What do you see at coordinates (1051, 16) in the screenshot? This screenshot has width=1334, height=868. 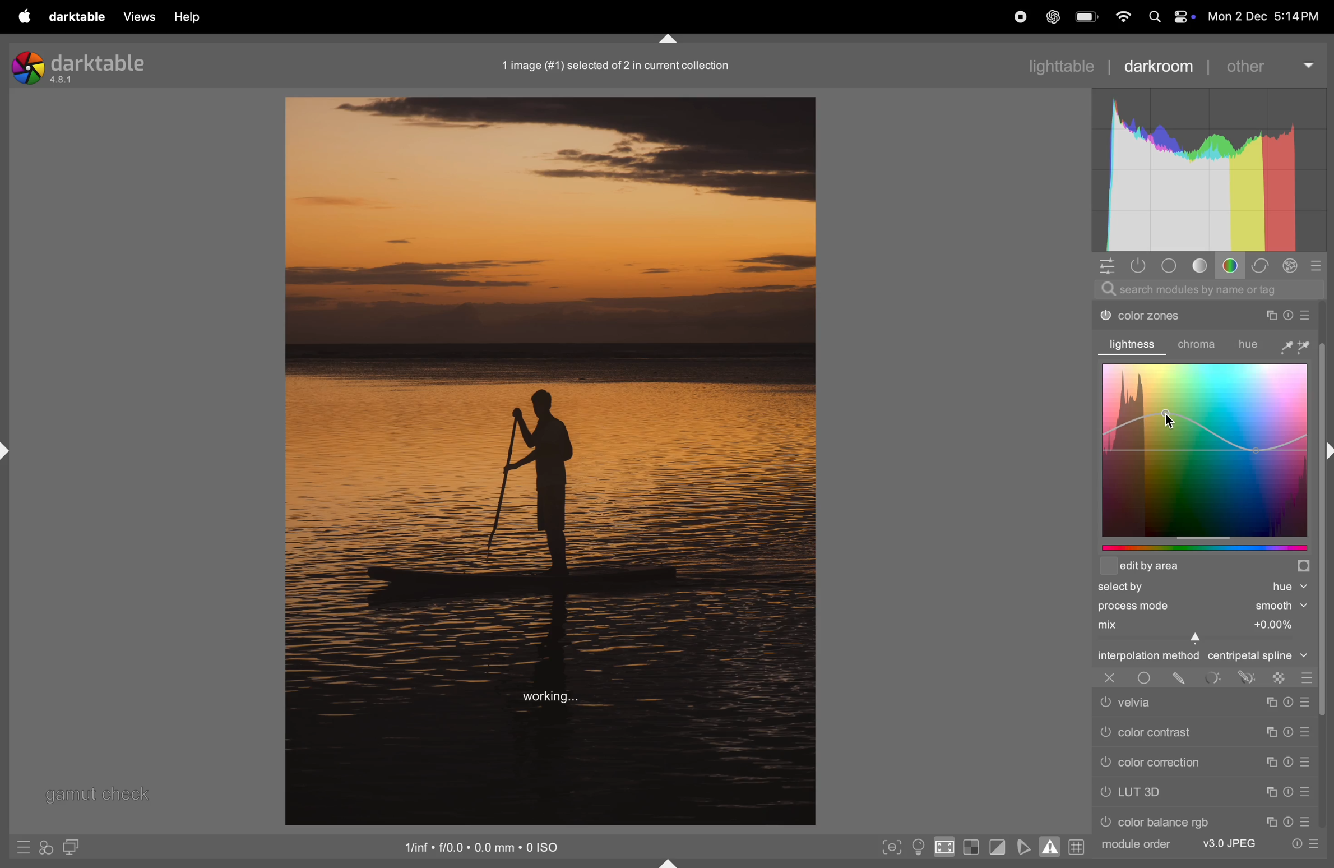 I see `cahtgpt` at bounding box center [1051, 16].